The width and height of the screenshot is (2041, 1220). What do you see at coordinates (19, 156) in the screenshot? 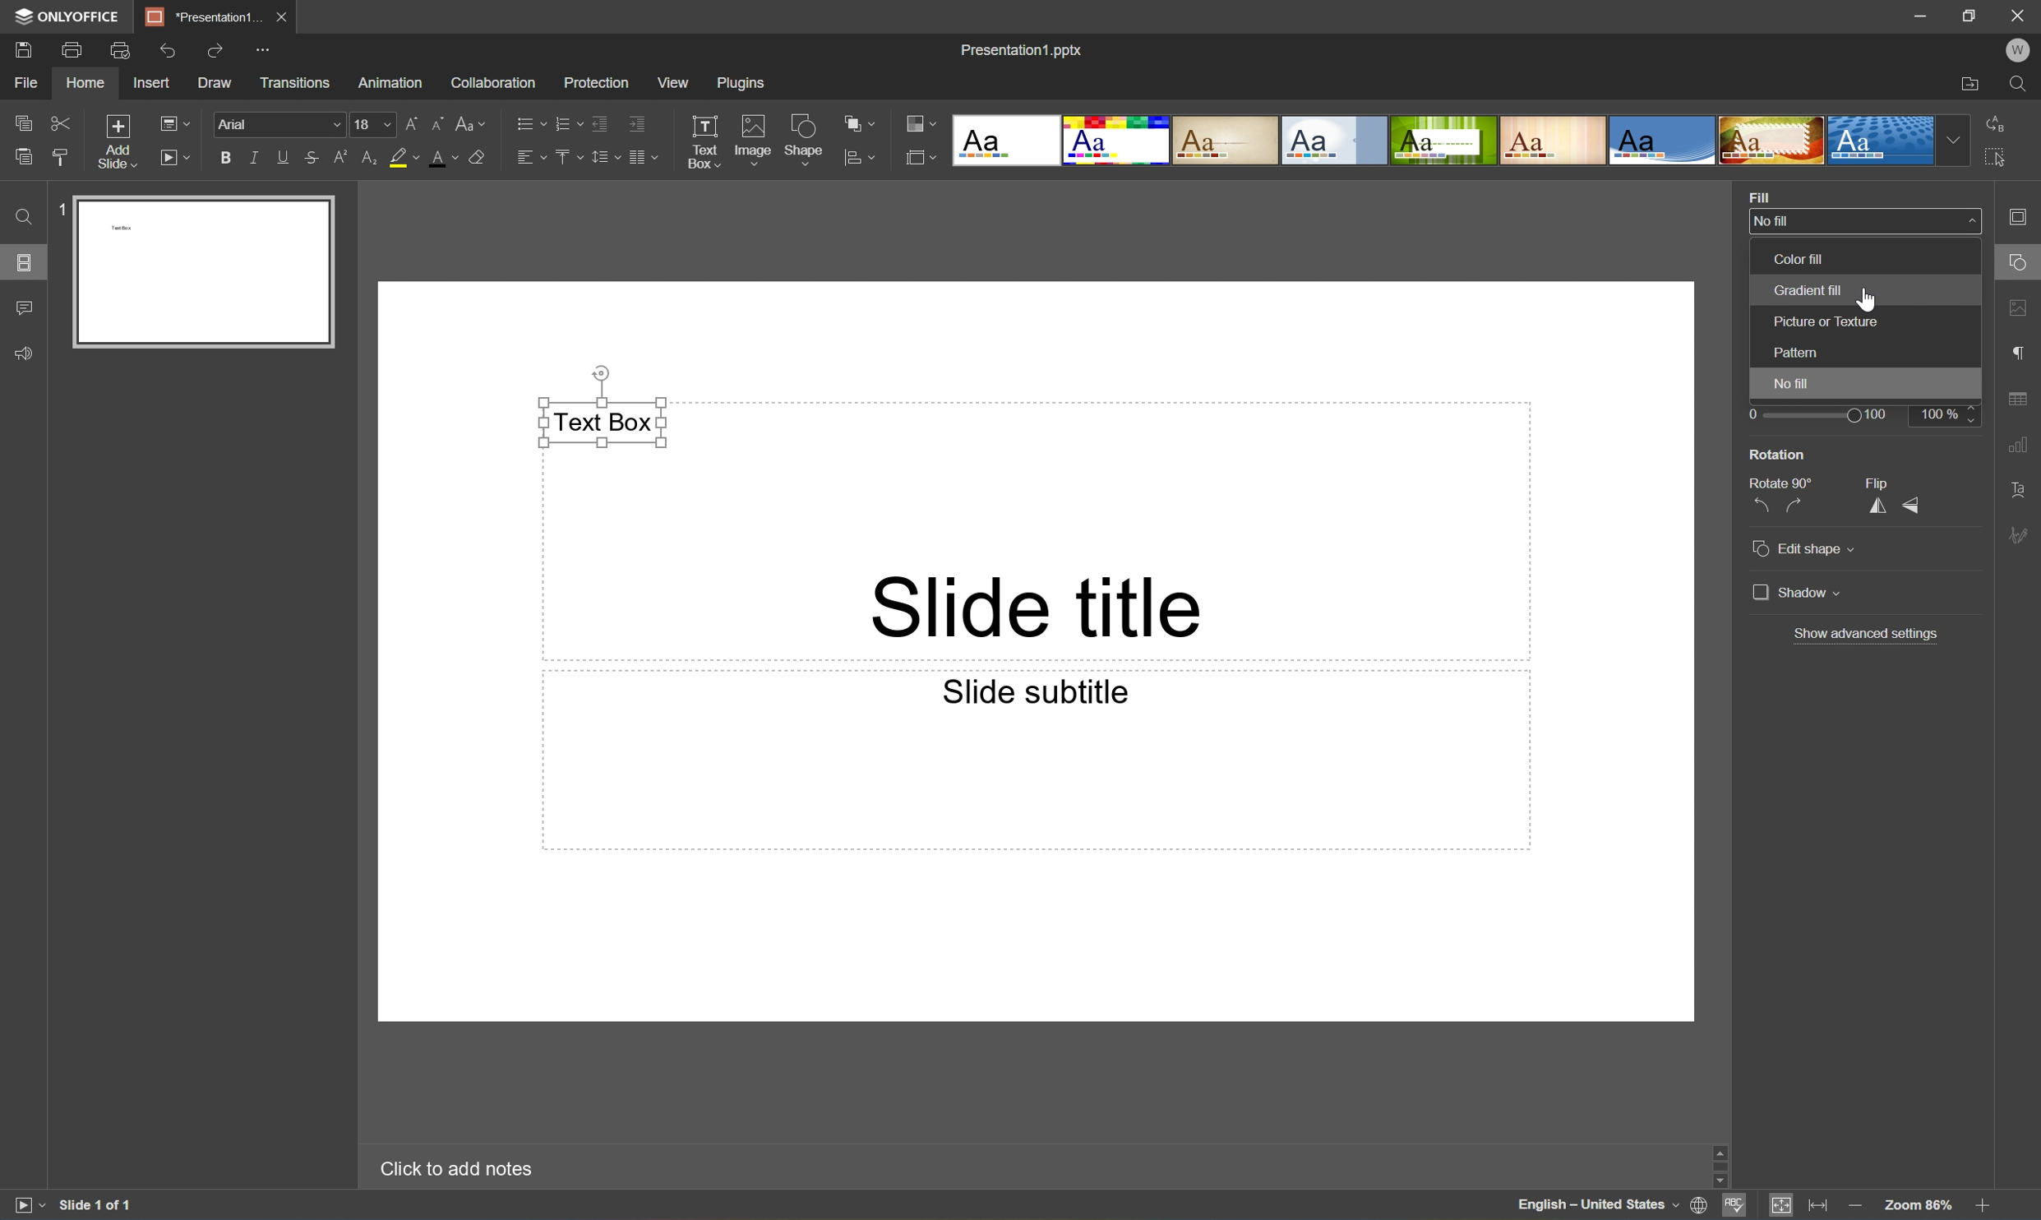
I see `Paste` at bounding box center [19, 156].